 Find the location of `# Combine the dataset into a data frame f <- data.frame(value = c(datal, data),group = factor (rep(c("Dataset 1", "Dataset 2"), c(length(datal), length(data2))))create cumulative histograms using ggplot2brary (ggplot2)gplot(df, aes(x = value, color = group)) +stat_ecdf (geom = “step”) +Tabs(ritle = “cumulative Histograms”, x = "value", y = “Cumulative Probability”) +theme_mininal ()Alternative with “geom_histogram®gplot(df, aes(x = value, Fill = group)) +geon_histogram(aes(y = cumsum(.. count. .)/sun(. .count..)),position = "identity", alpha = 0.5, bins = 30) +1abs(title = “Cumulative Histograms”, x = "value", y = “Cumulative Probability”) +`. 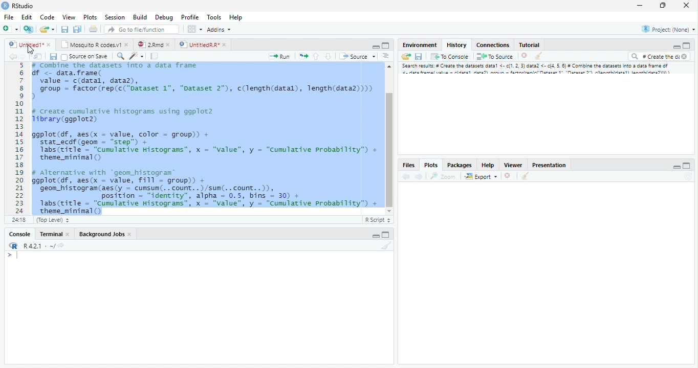

# Combine the dataset into a data frame f <- data.frame(value = c(datal, data),group = factor (rep(c("Dataset 1", "Dataset 2"), c(length(datal), length(data2))))create cumulative histograms using ggplot2brary (ggplot2)gplot(df, aes(x = value, color = group)) +stat_ecdf (geom = “step”) +Tabs(ritle = “cumulative Histograms”, x = "value", y = “Cumulative Probability”) +theme_mininal ()Alternative with “geom_histogram®gplot(df, aes(x = value, Fill = group)) +geon_histogram(aes(y = cumsum(.. count. .)/sun(. .count..)),position = "identity", alpha = 0.5, bins = 30) +1abs(title = “Cumulative Histograms”, x = "value", y = “Cumulative Probability”) + is located at coordinates (205, 139).